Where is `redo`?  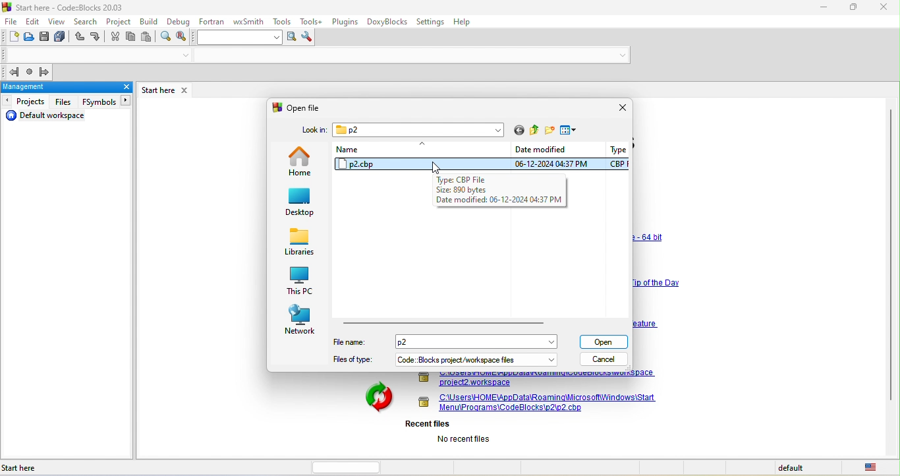 redo is located at coordinates (97, 37).